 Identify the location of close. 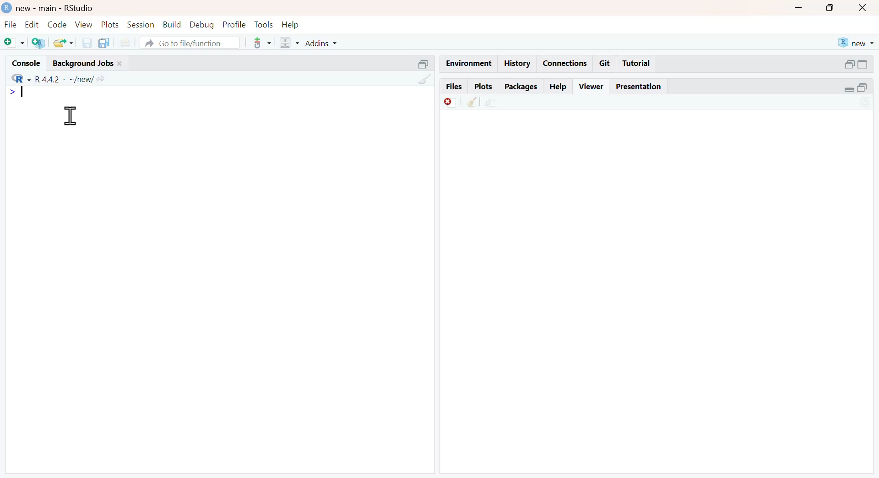
(120, 64).